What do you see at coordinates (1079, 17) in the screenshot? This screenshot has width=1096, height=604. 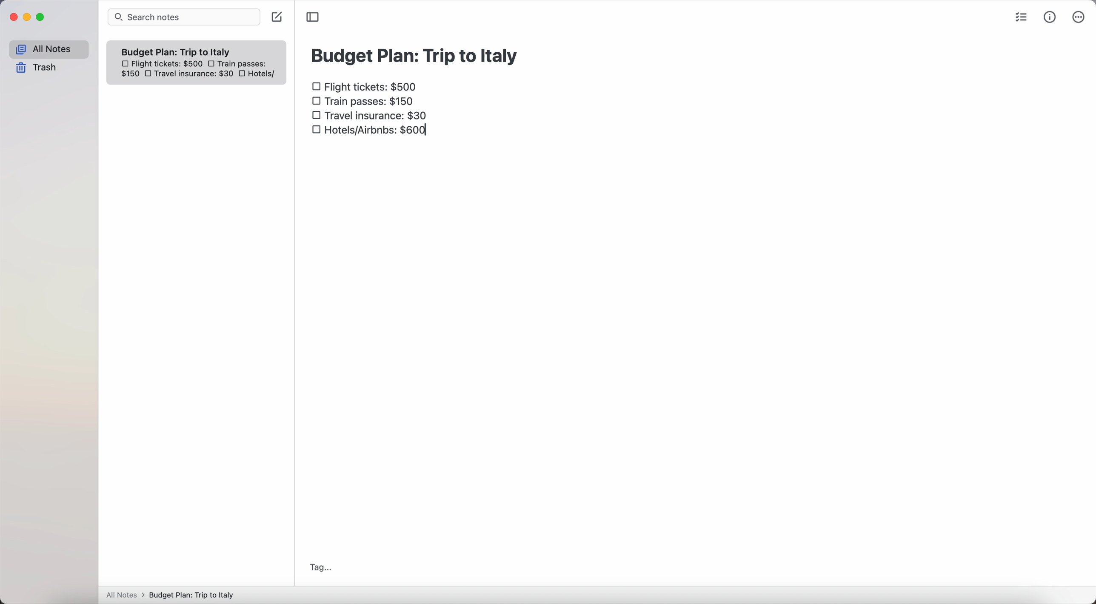 I see `more options` at bounding box center [1079, 17].